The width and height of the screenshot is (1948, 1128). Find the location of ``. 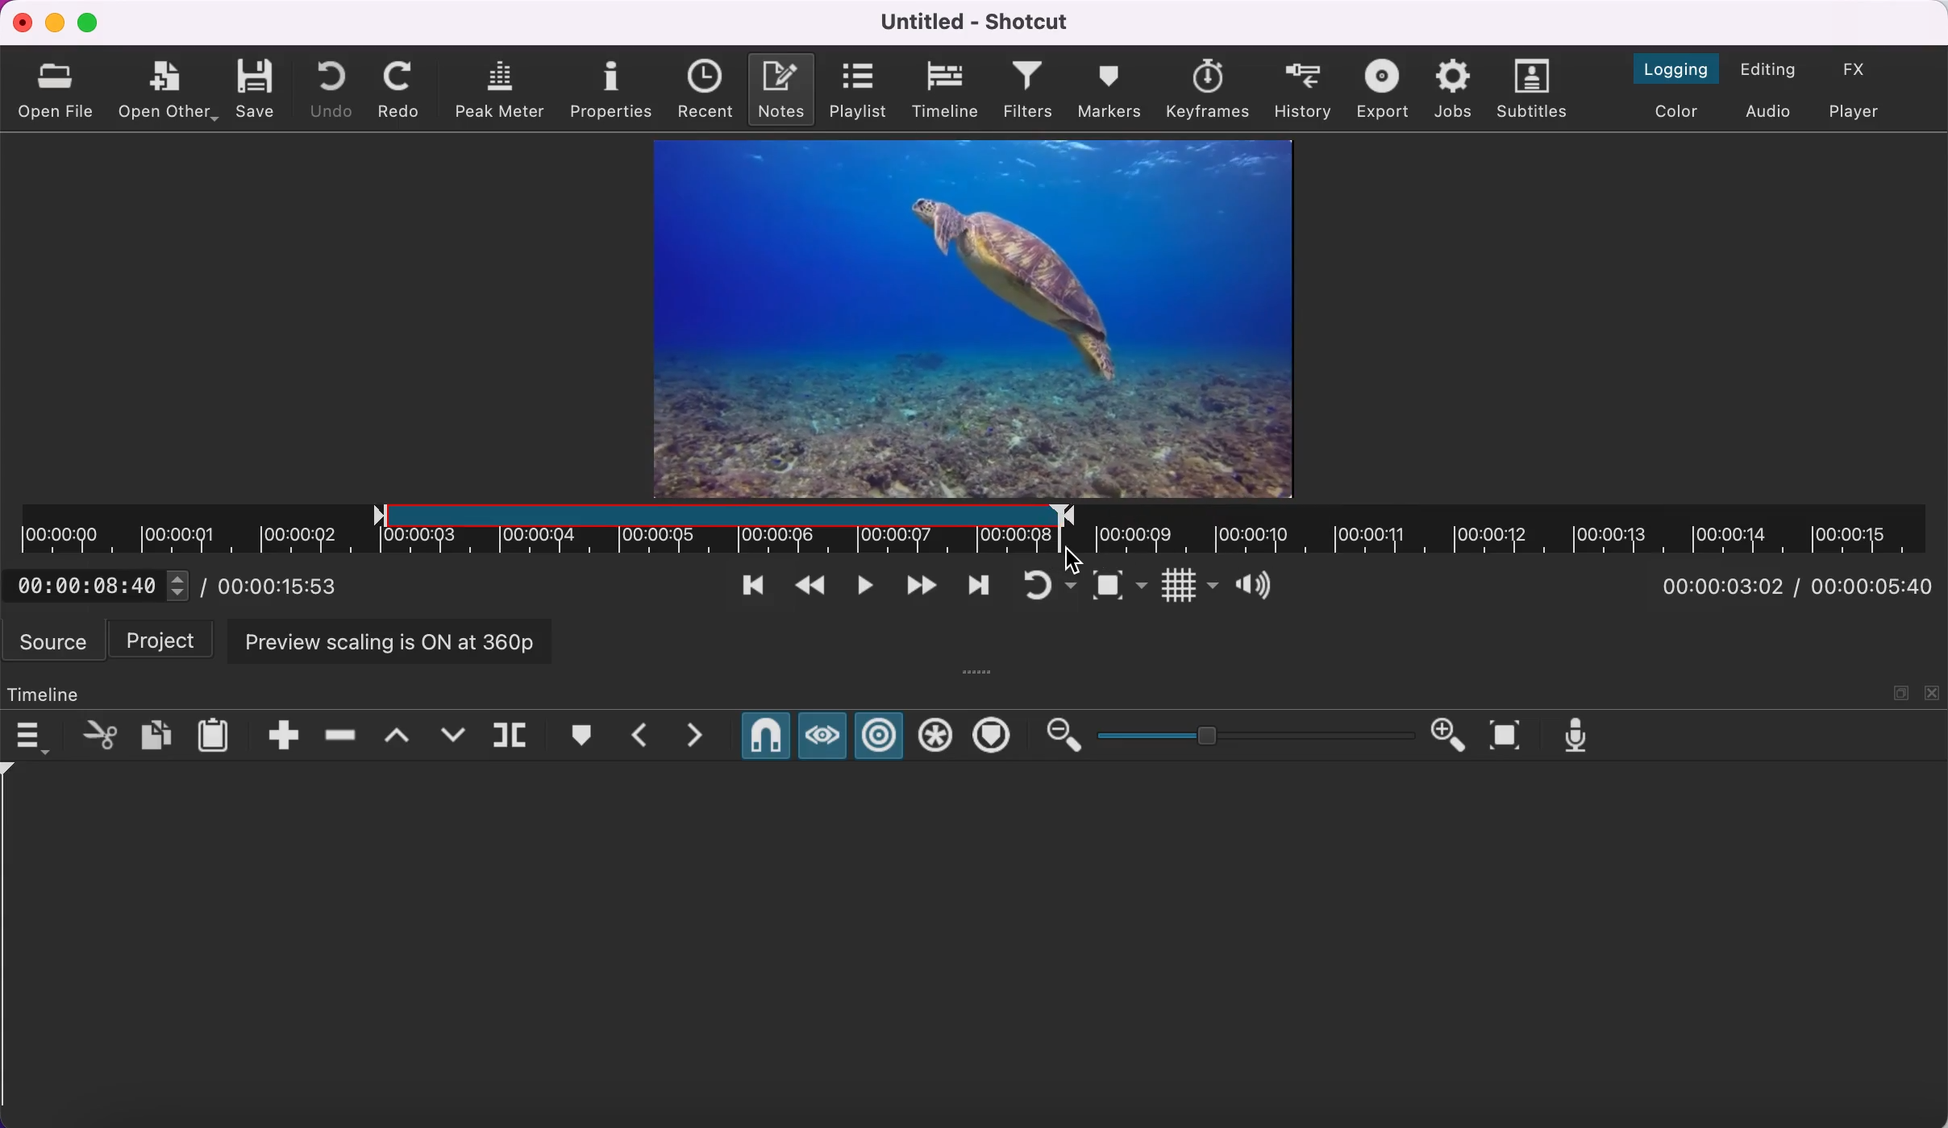

 is located at coordinates (1254, 584).